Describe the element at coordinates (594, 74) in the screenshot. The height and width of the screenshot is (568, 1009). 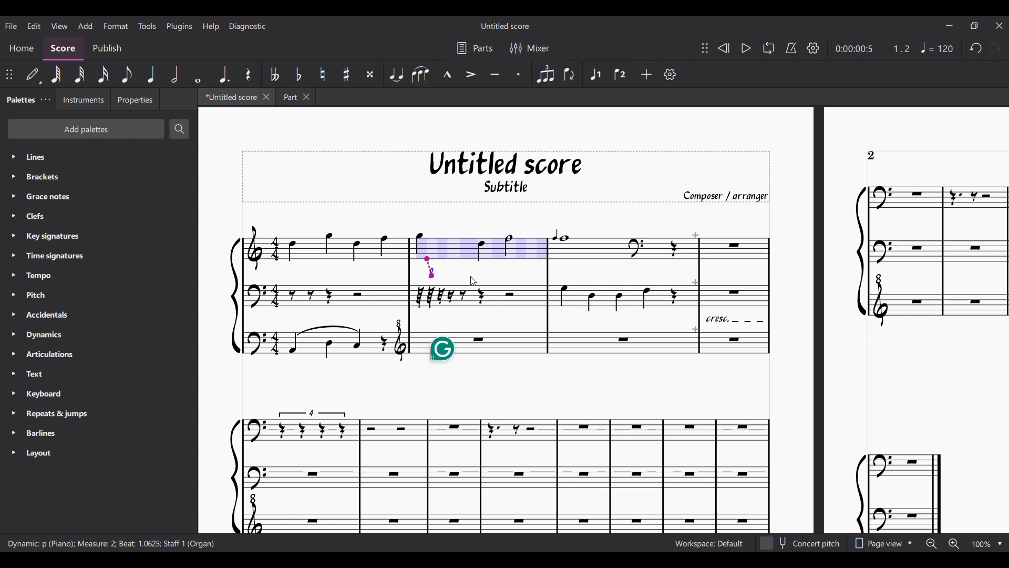
I see `Voice 1` at that location.